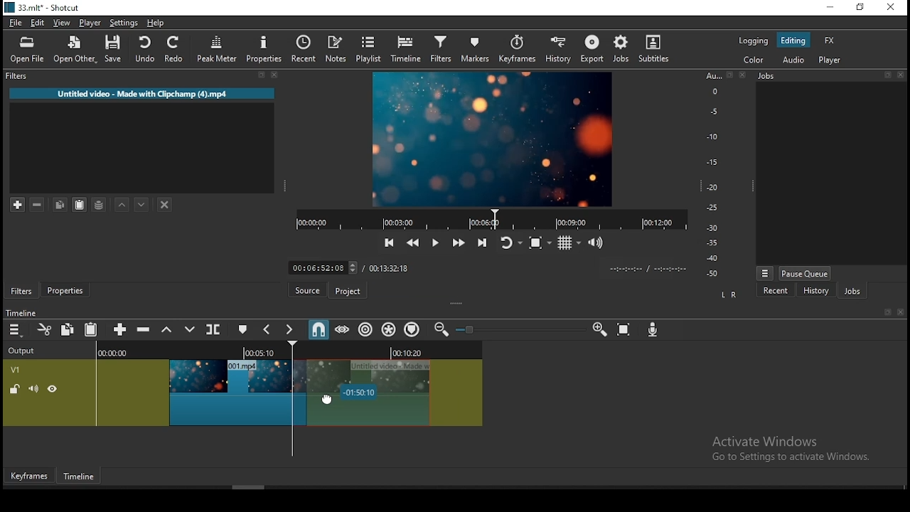 The height and width of the screenshot is (512, 910). I want to click on snap, so click(321, 330).